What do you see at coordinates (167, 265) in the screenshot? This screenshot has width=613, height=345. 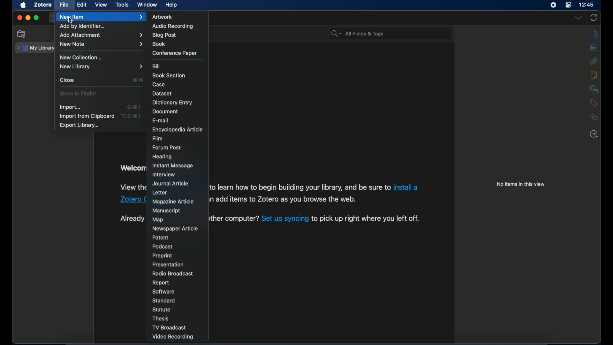 I see `presentation` at bounding box center [167, 265].